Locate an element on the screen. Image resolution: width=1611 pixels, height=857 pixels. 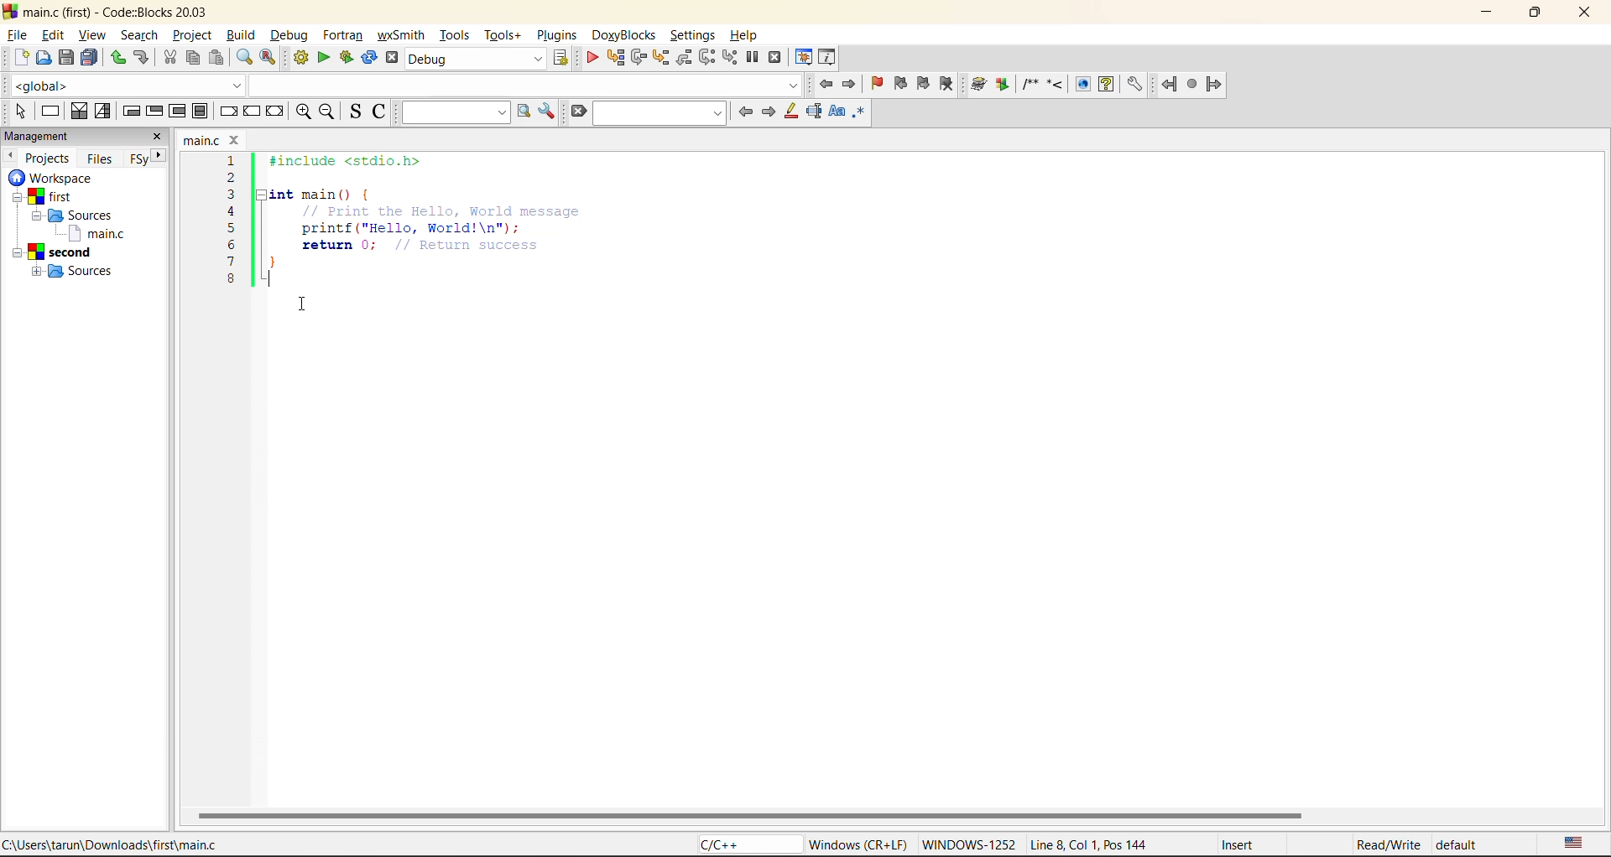
tools+ is located at coordinates (507, 35).